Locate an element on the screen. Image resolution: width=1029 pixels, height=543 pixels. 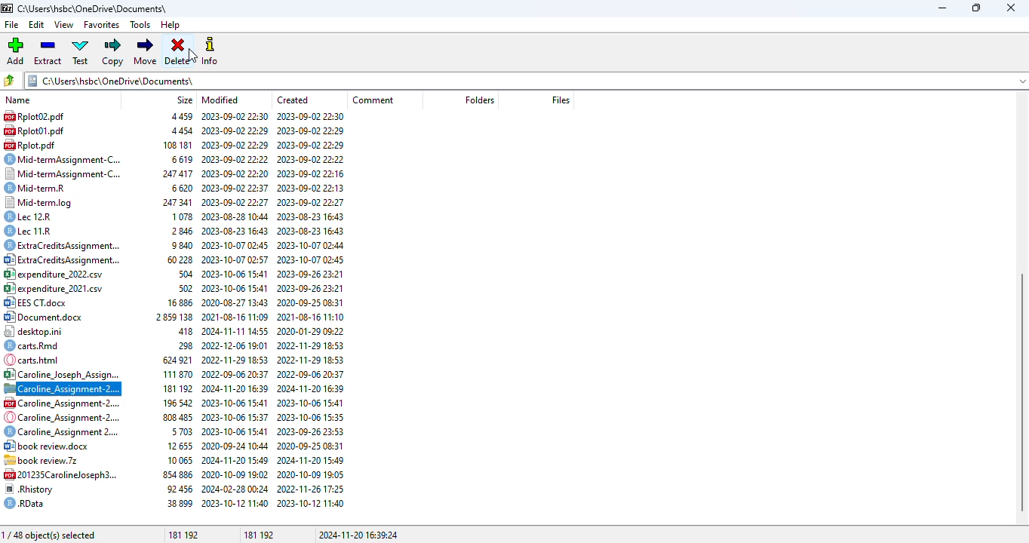
© RData is located at coordinates (28, 503).